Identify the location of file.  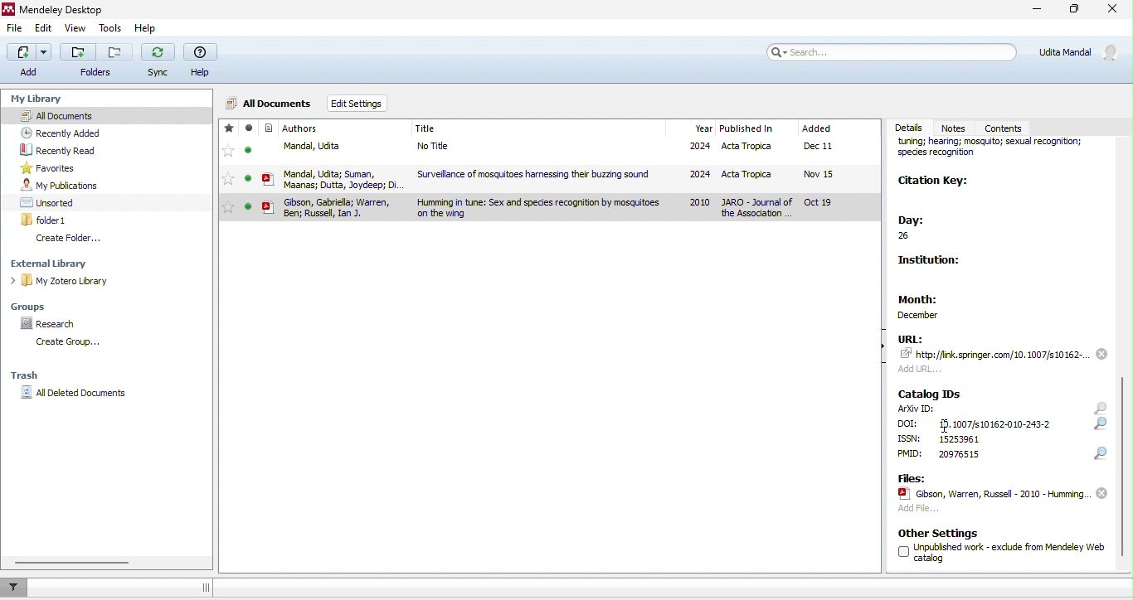
(992, 494).